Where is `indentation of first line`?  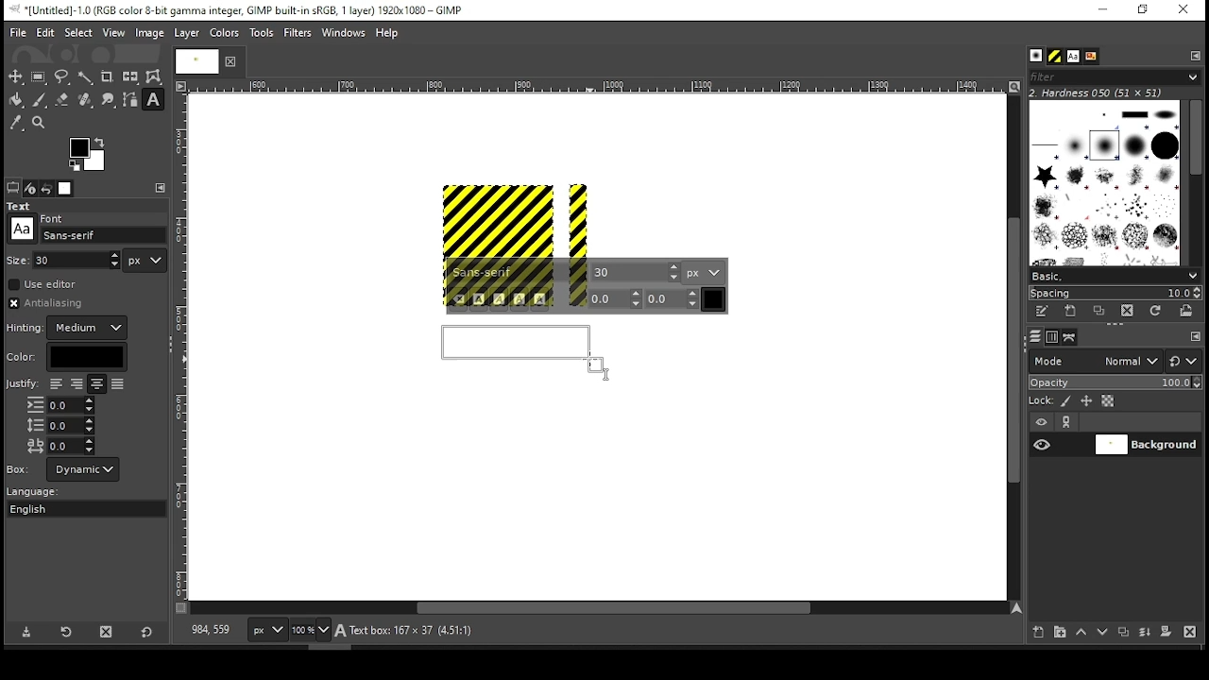
indentation of first line is located at coordinates (60, 405).